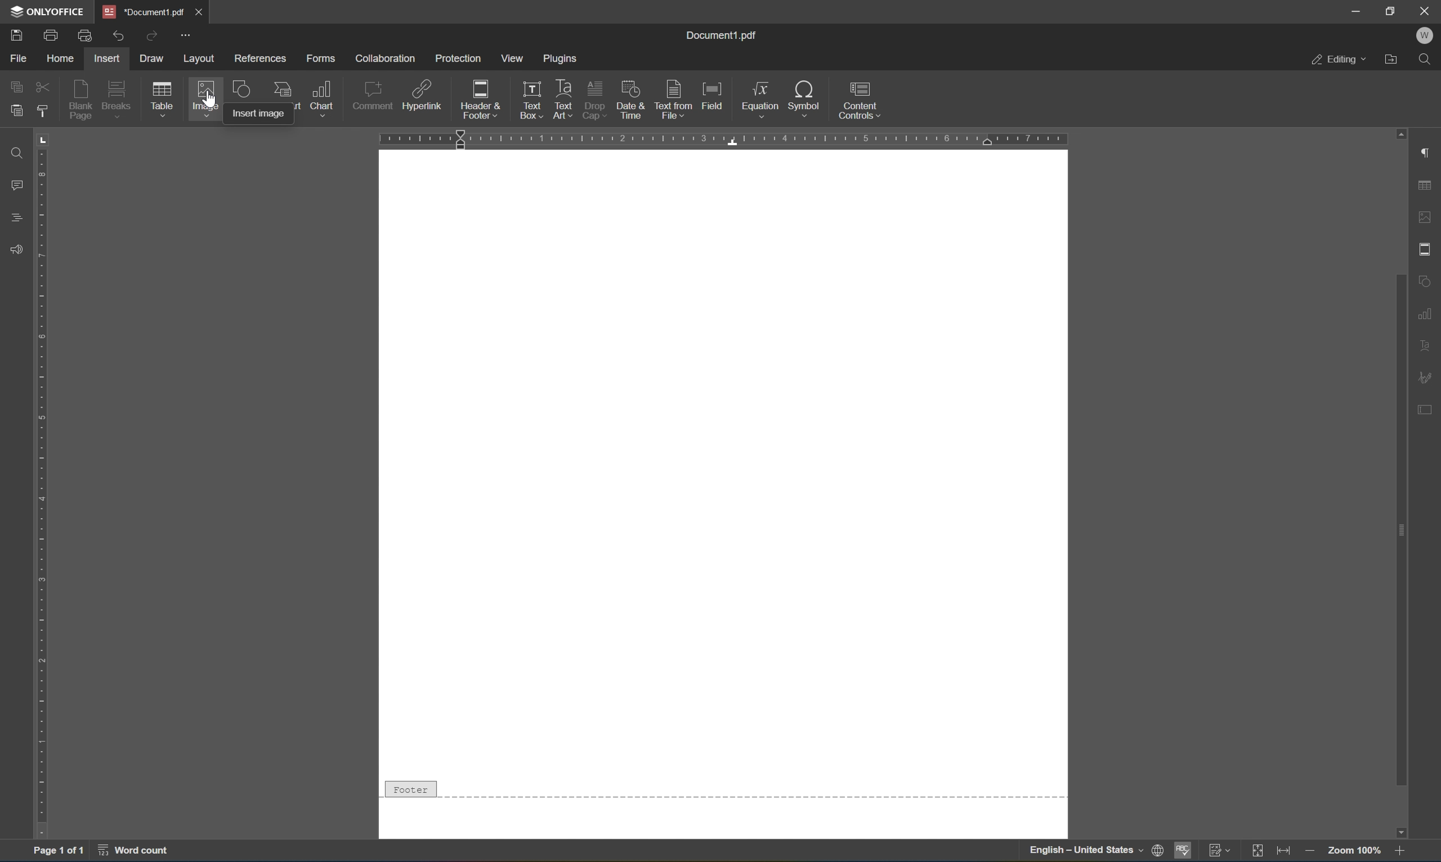 Image resolution: width=1441 pixels, height=862 pixels. Describe the element at coordinates (562, 57) in the screenshot. I see `plugins` at that location.